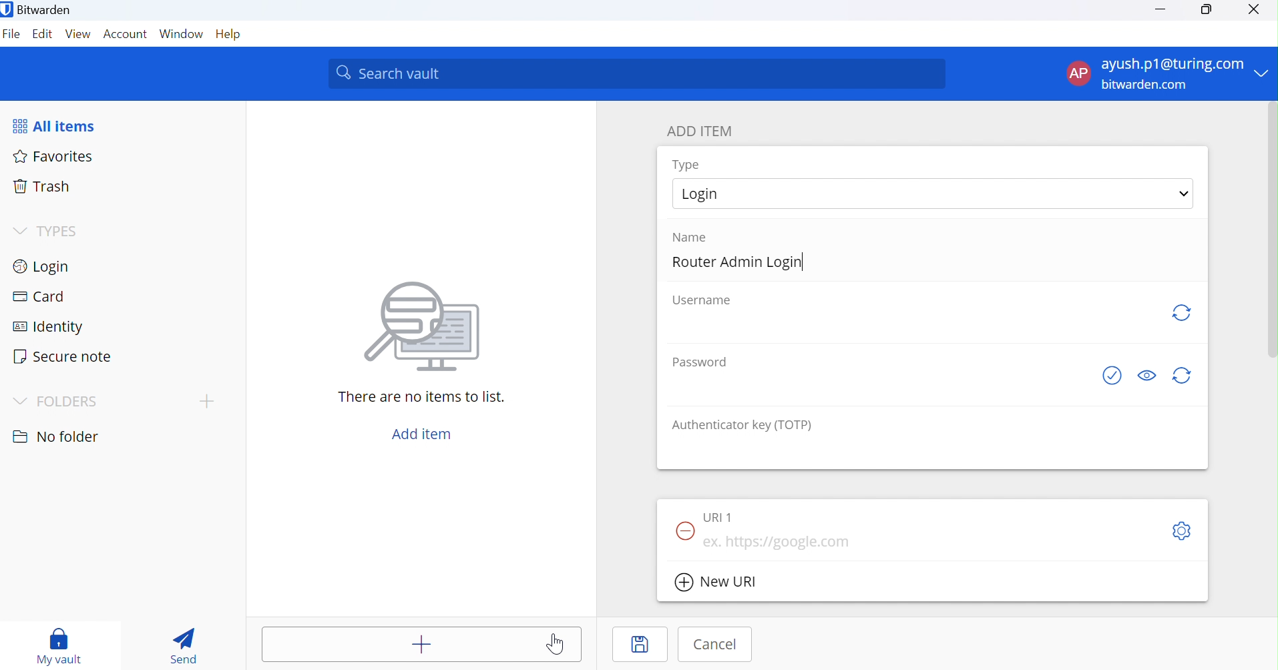 The width and height of the screenshot is (1278, 670). I want to click on Edit, so click(44, 35).